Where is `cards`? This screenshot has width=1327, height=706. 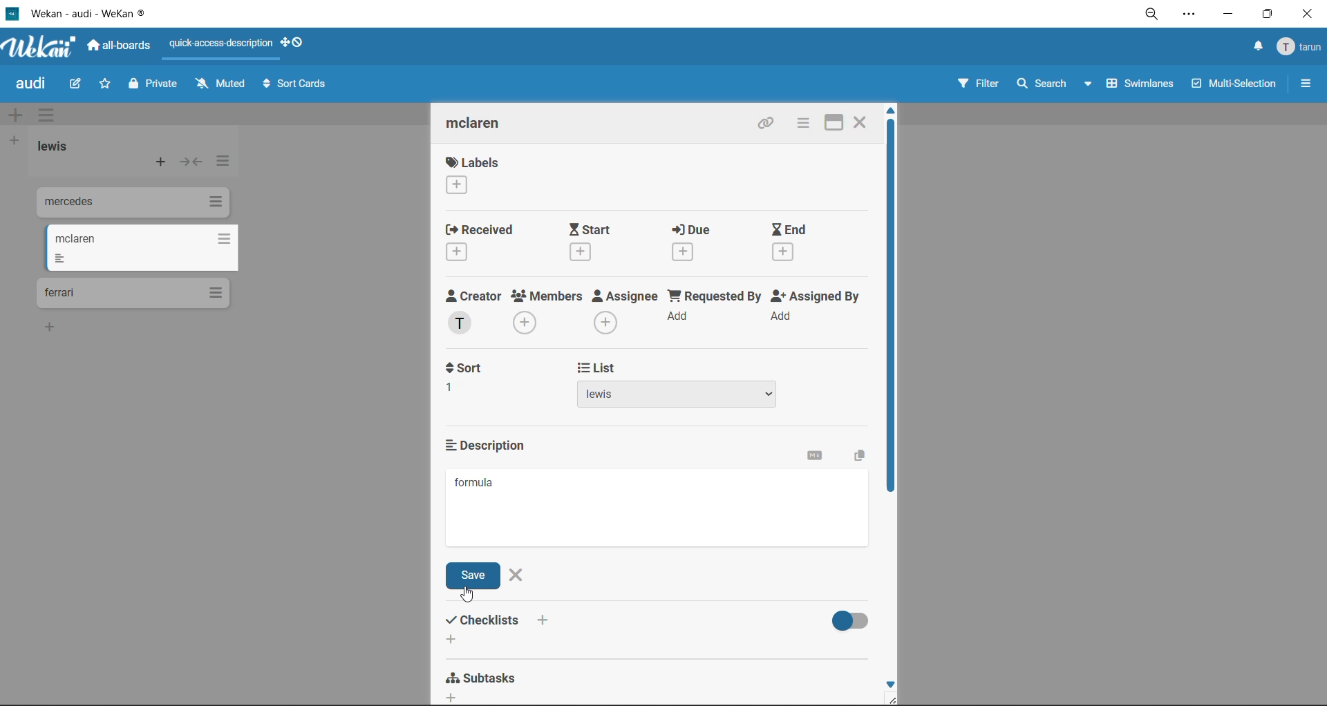 cards is located at coordinates (133, 294).